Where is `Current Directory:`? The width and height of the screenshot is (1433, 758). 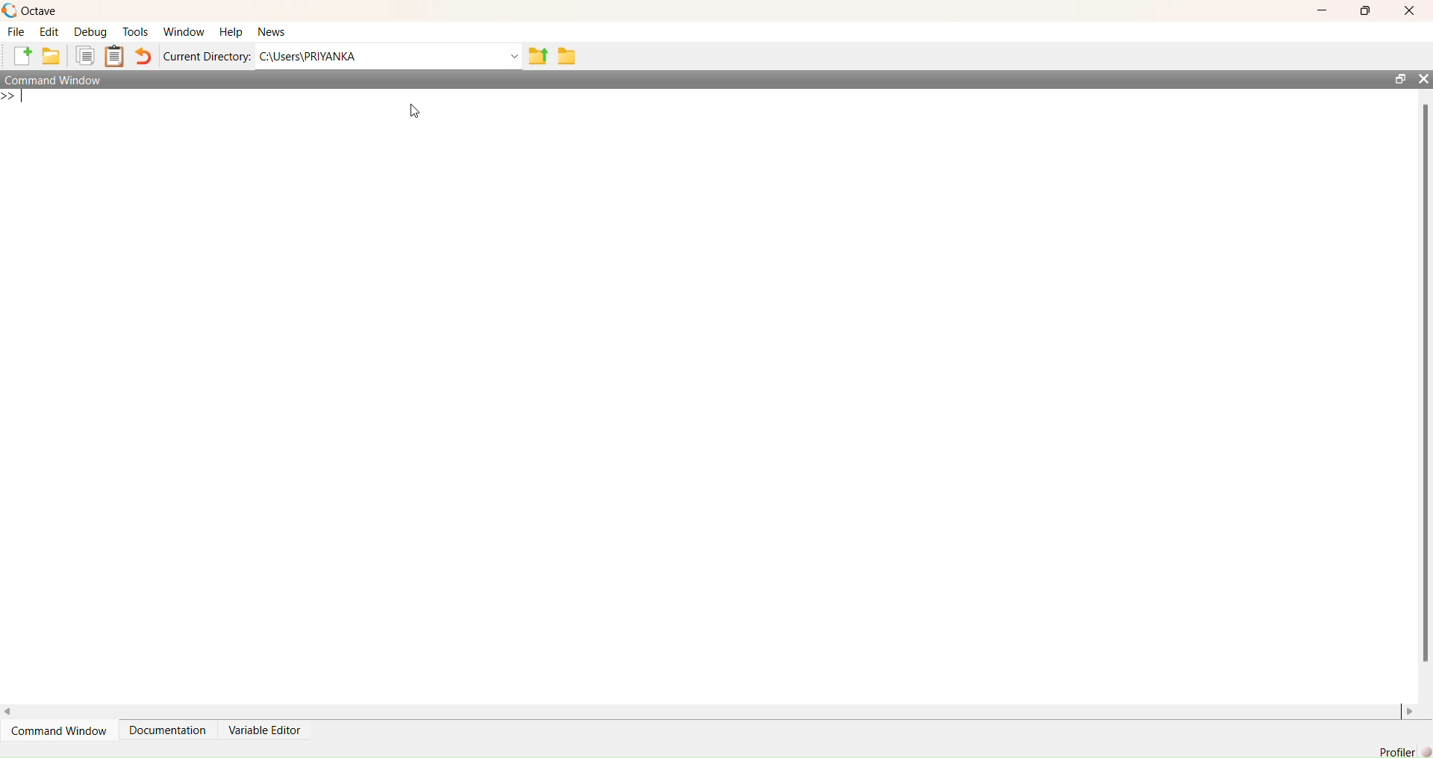
Current Directory: is located at coordinates (207, 58).